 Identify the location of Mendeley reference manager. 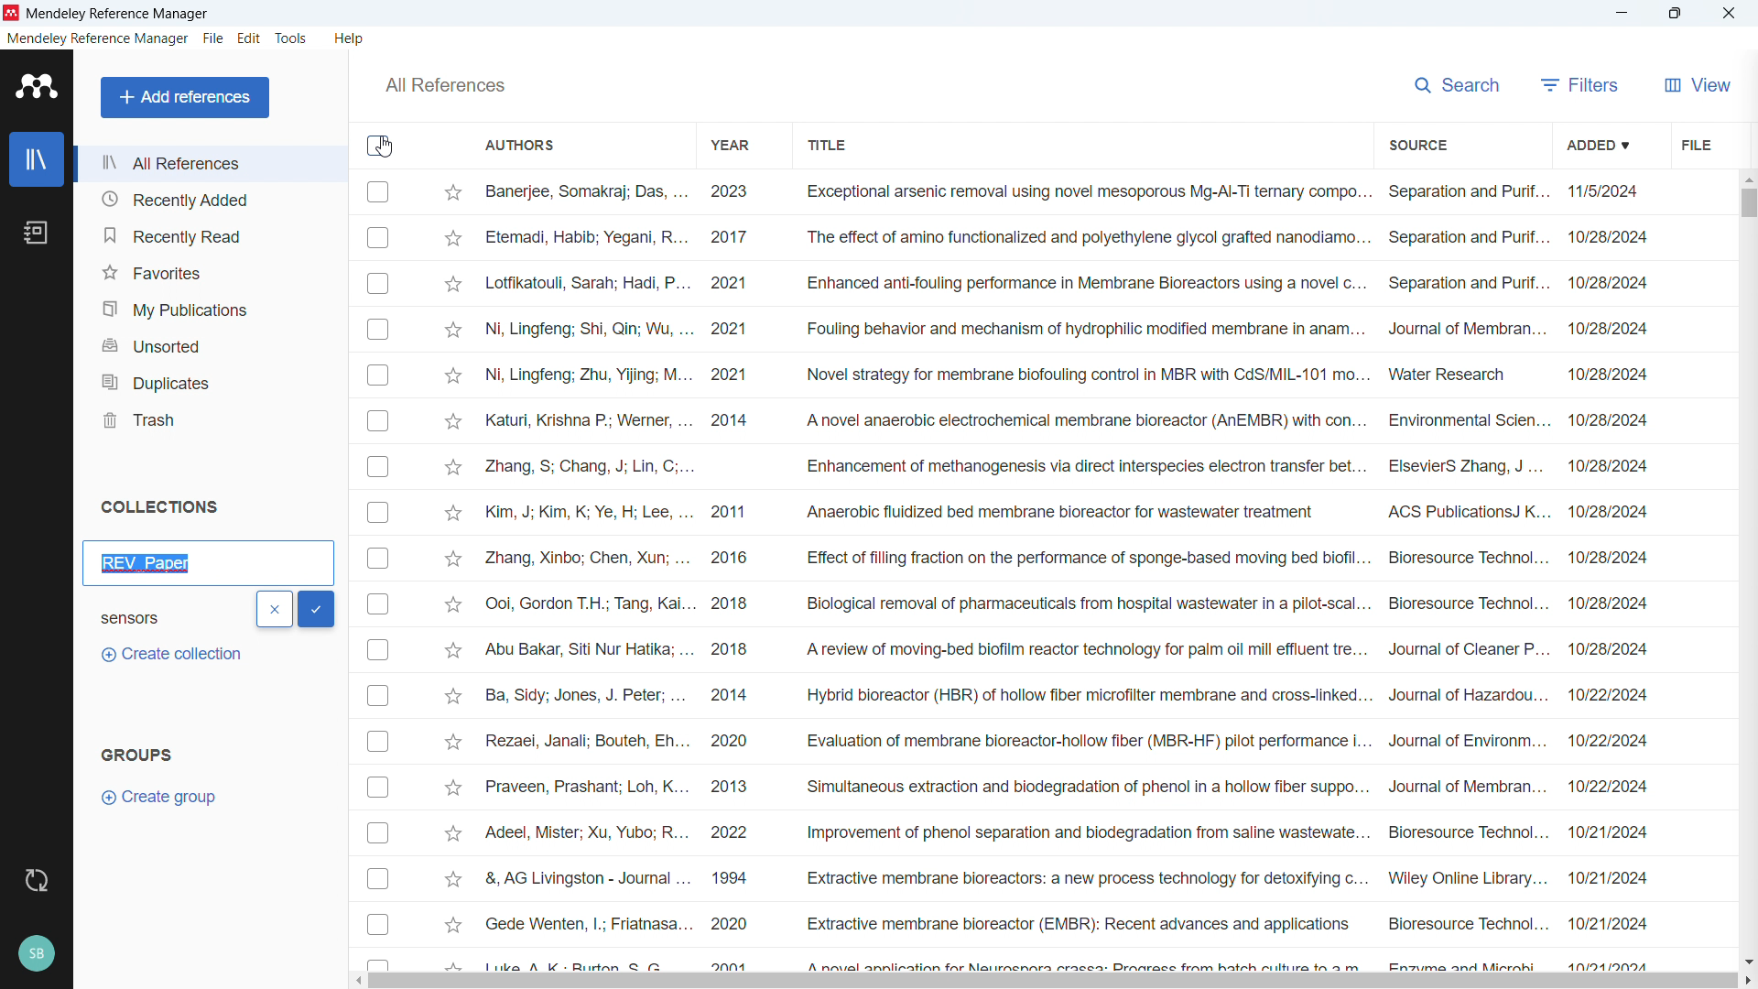
(119, 14).